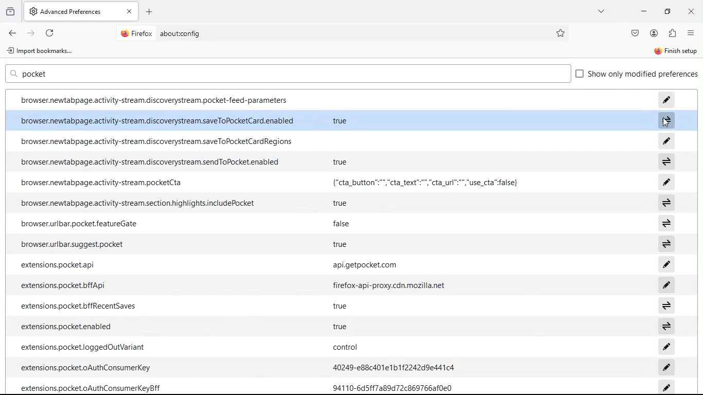 This screenshot has height=395, width=703. I want to click on edit, so click(667, 285).